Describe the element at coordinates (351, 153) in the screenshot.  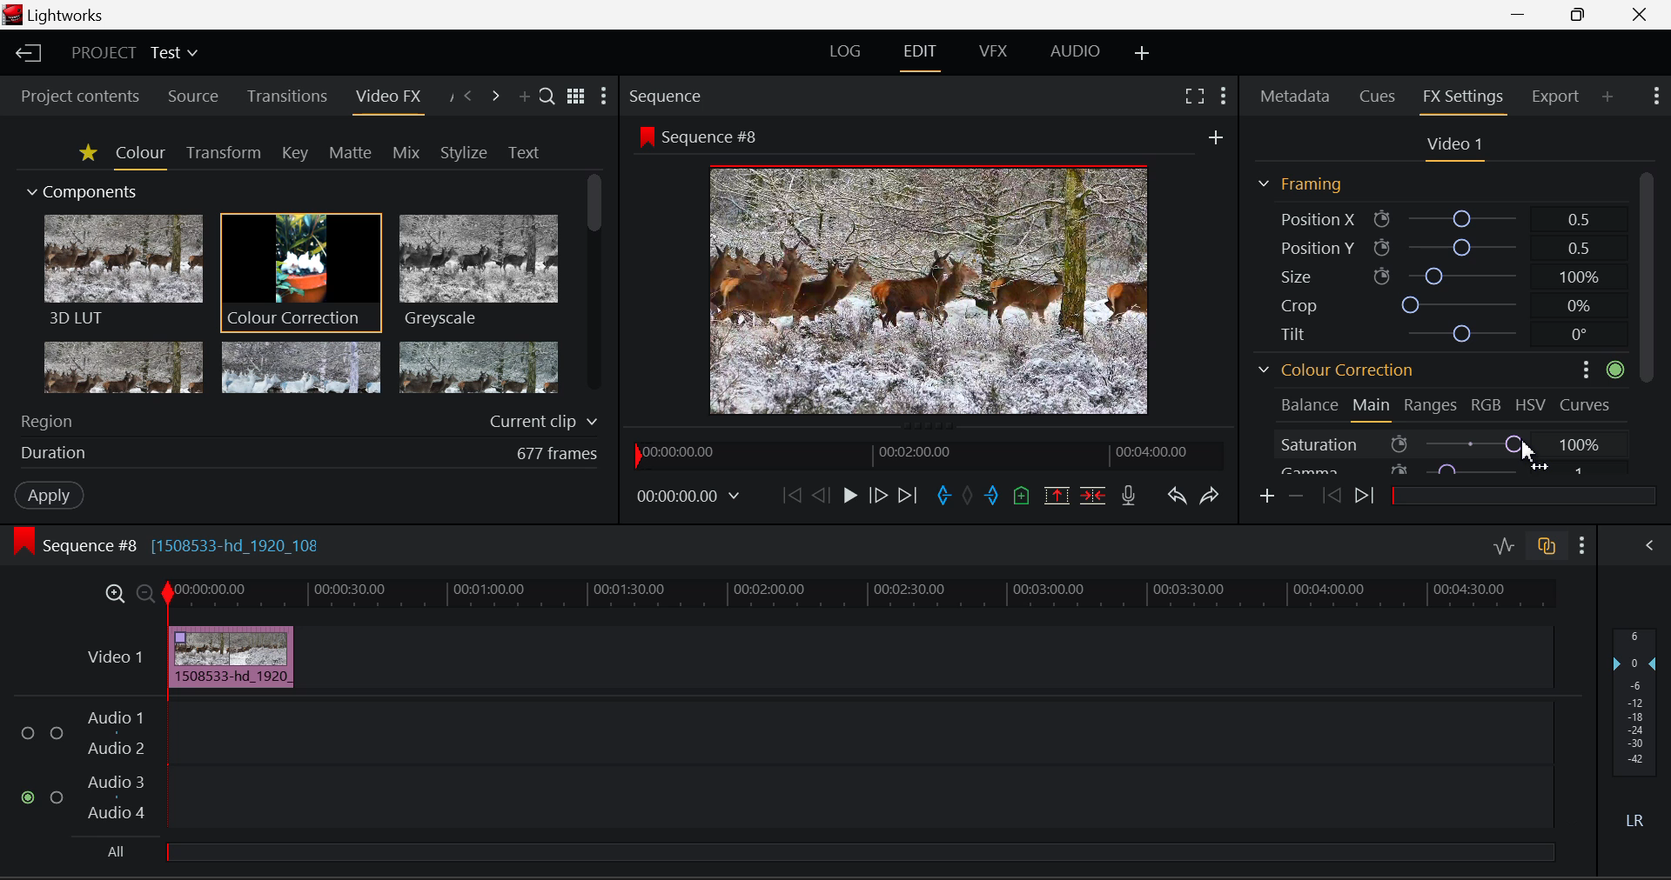
I see `Matte` at that location.